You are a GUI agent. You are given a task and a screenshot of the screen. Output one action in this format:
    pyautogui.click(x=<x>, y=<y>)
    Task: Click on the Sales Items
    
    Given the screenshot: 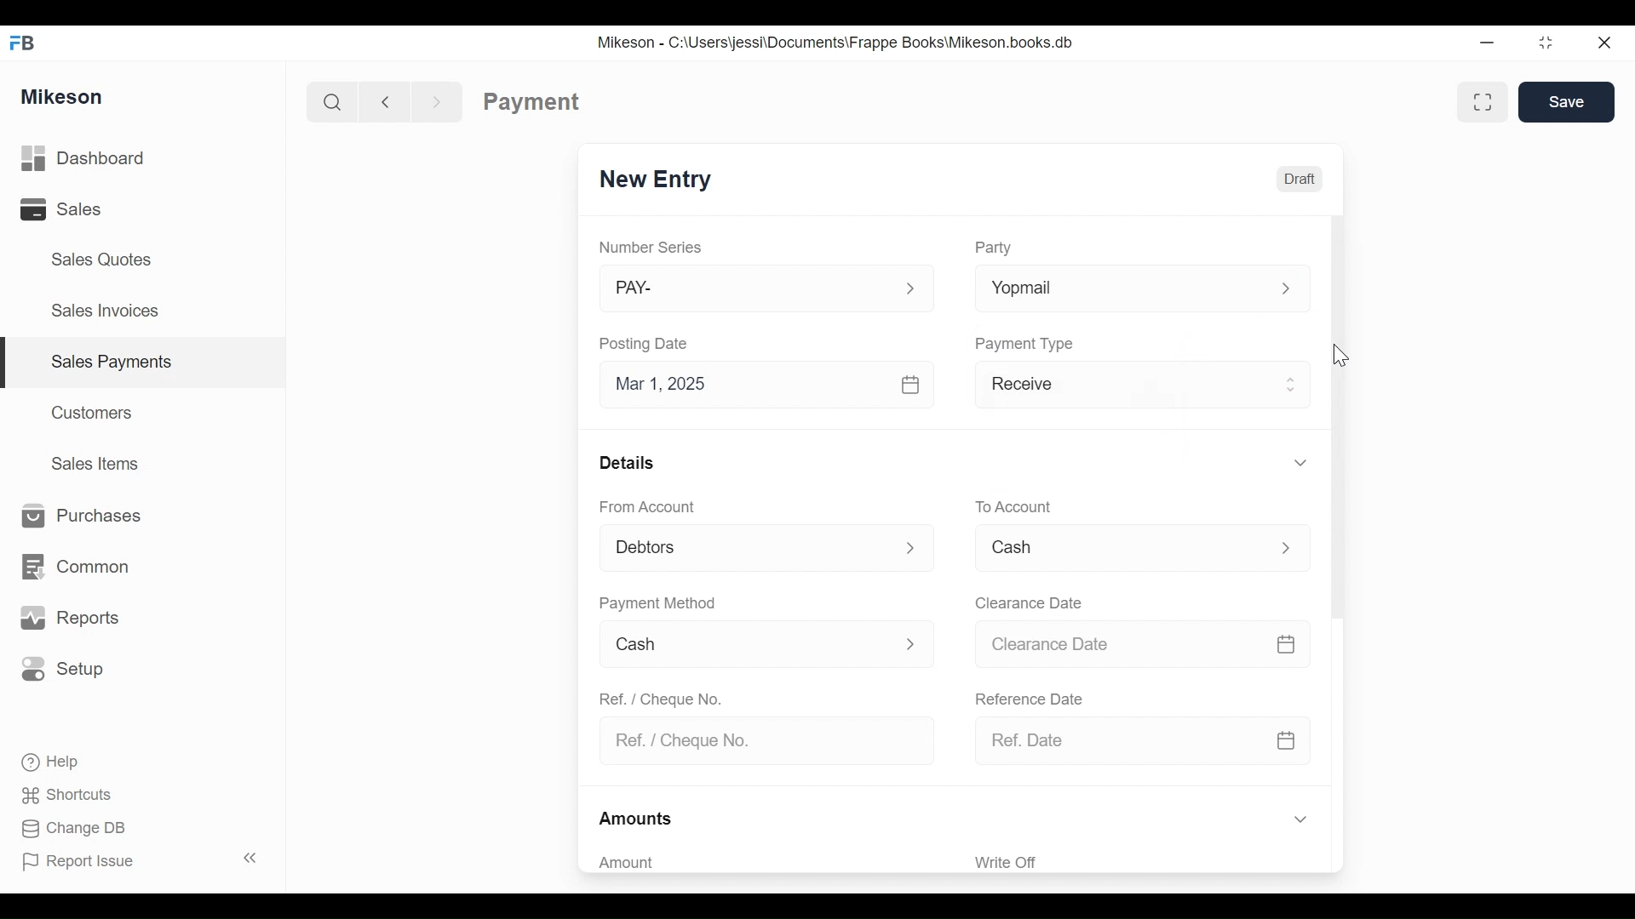 What is the action you would take?
    pyautogui.click(x=103, y=465)
    